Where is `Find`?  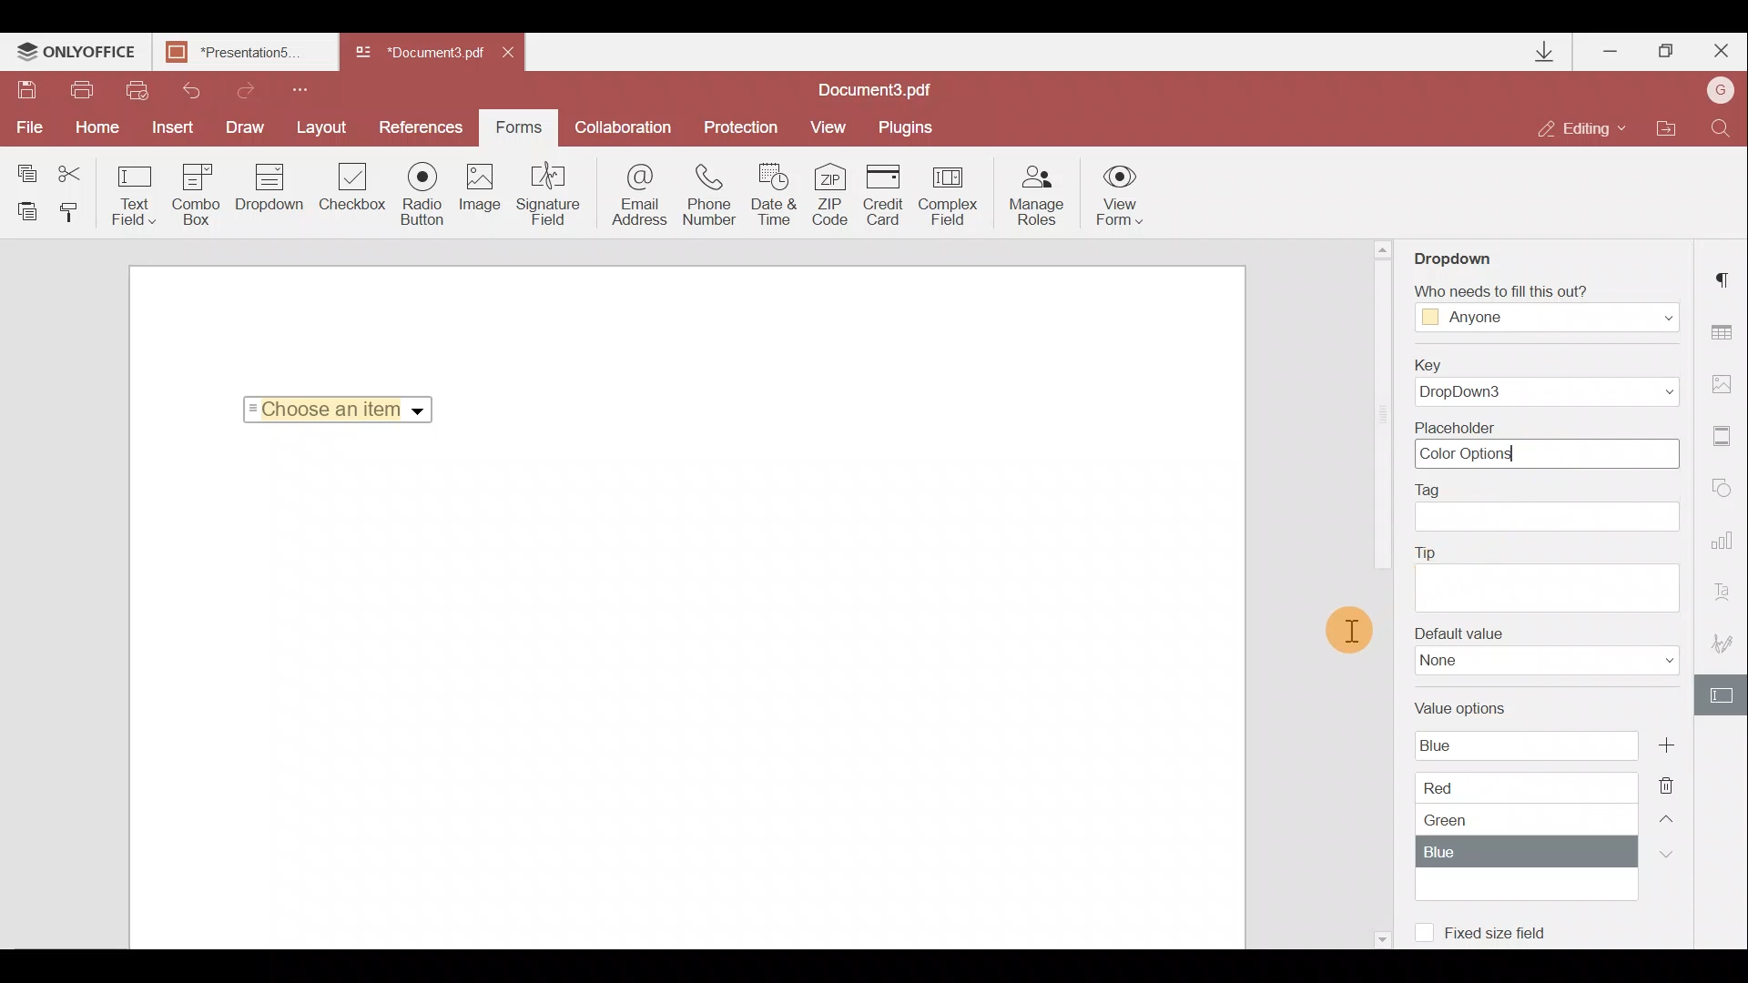 Find is located at coordinates (1724, 127).